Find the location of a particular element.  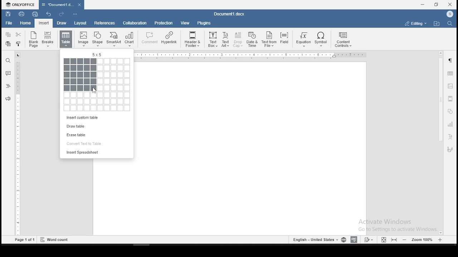

feedback and support is located at coordinates (8, 98).